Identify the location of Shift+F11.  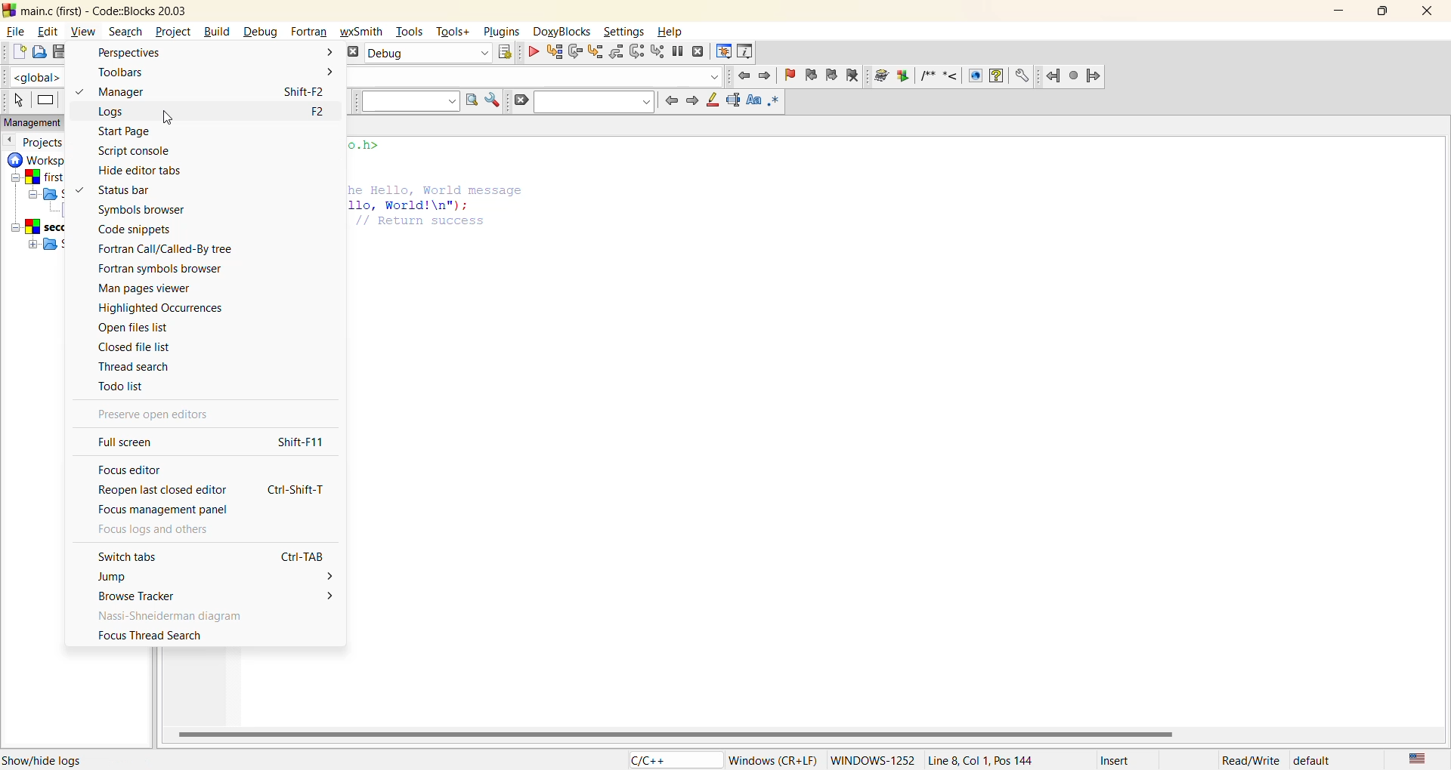
(305, 442).